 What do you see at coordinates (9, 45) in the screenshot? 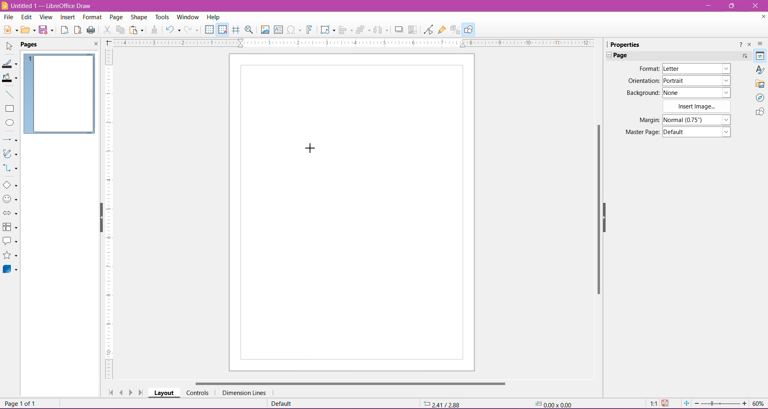
I see `Select Item` at bounding box center [9, 45].